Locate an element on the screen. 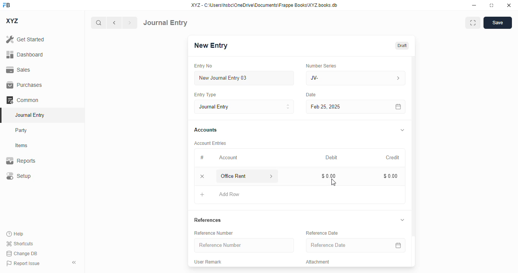 The image size is (518, 273). toggle between form and full width is located at coordinates (473, 23).